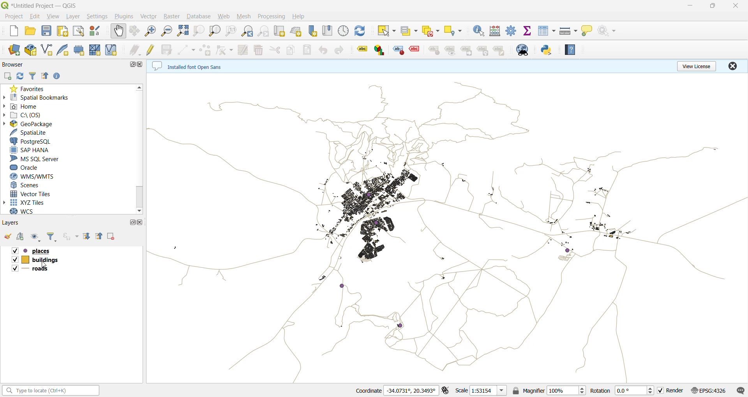 This screenshot has height=397, width=748. What do you see at coordinates (298, 16) in the screenshot?
I see `help` at bounding box center [298, 16].